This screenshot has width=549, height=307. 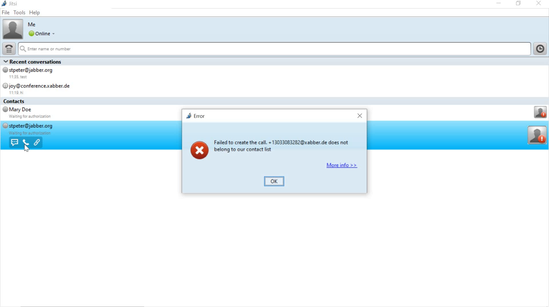 What do you see at coordinates (538, 135) in the screenshot?
I see `profile` at bounding box center [538, 135].